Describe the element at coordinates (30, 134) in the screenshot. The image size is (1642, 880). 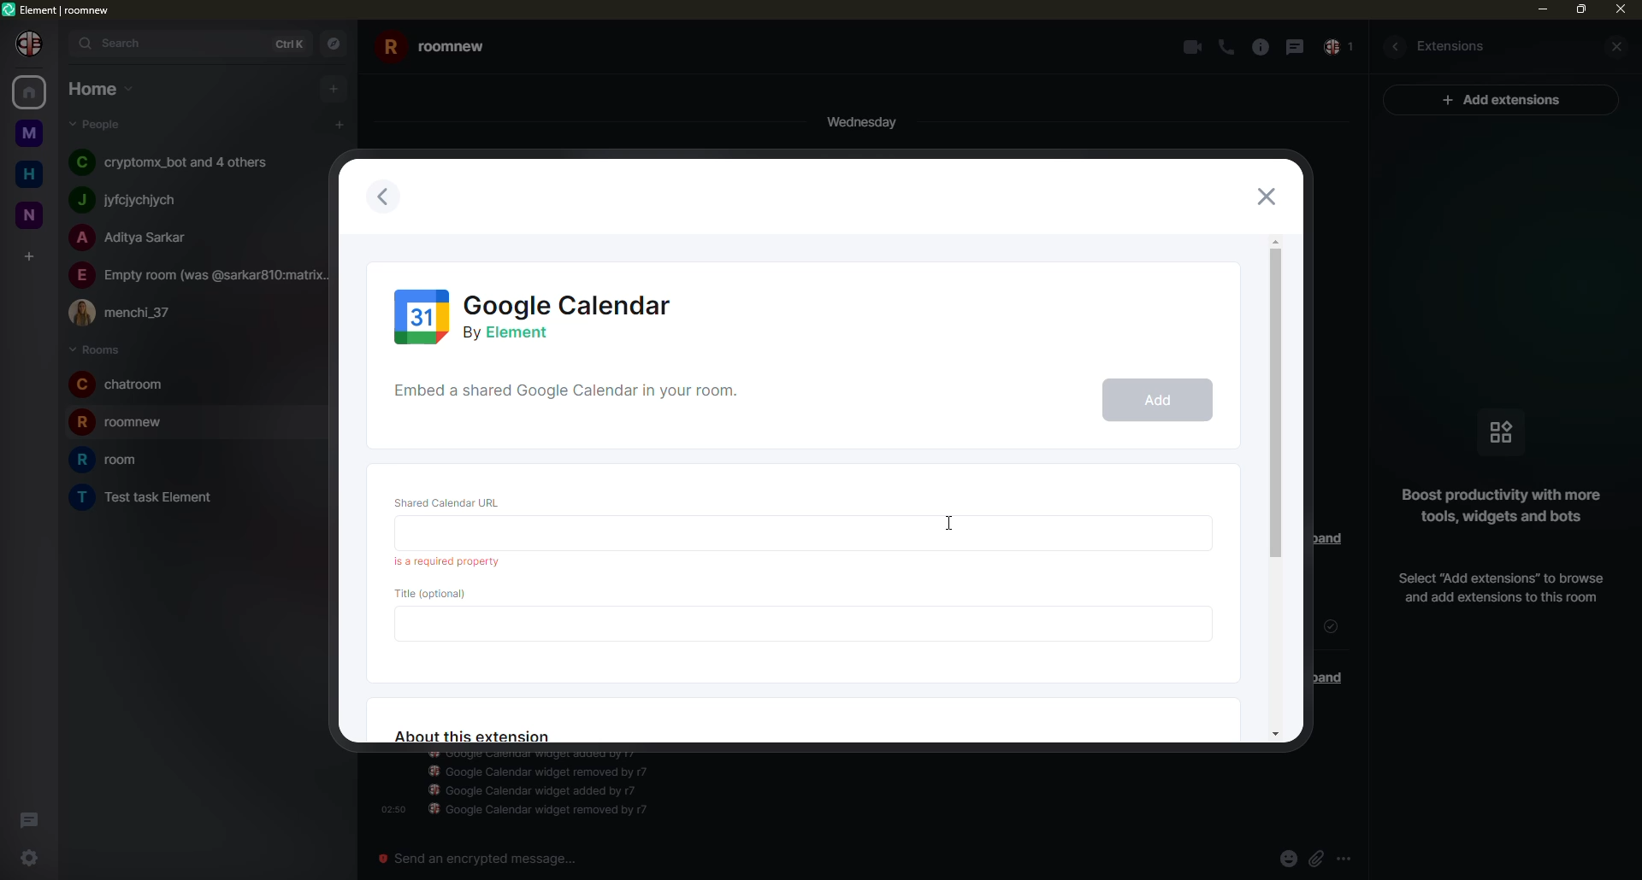
I see `room` at that location.